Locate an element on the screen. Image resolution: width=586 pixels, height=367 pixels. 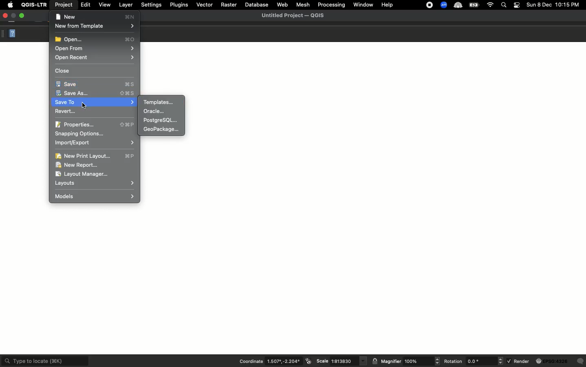
Close is located at coordinates (6, 16).